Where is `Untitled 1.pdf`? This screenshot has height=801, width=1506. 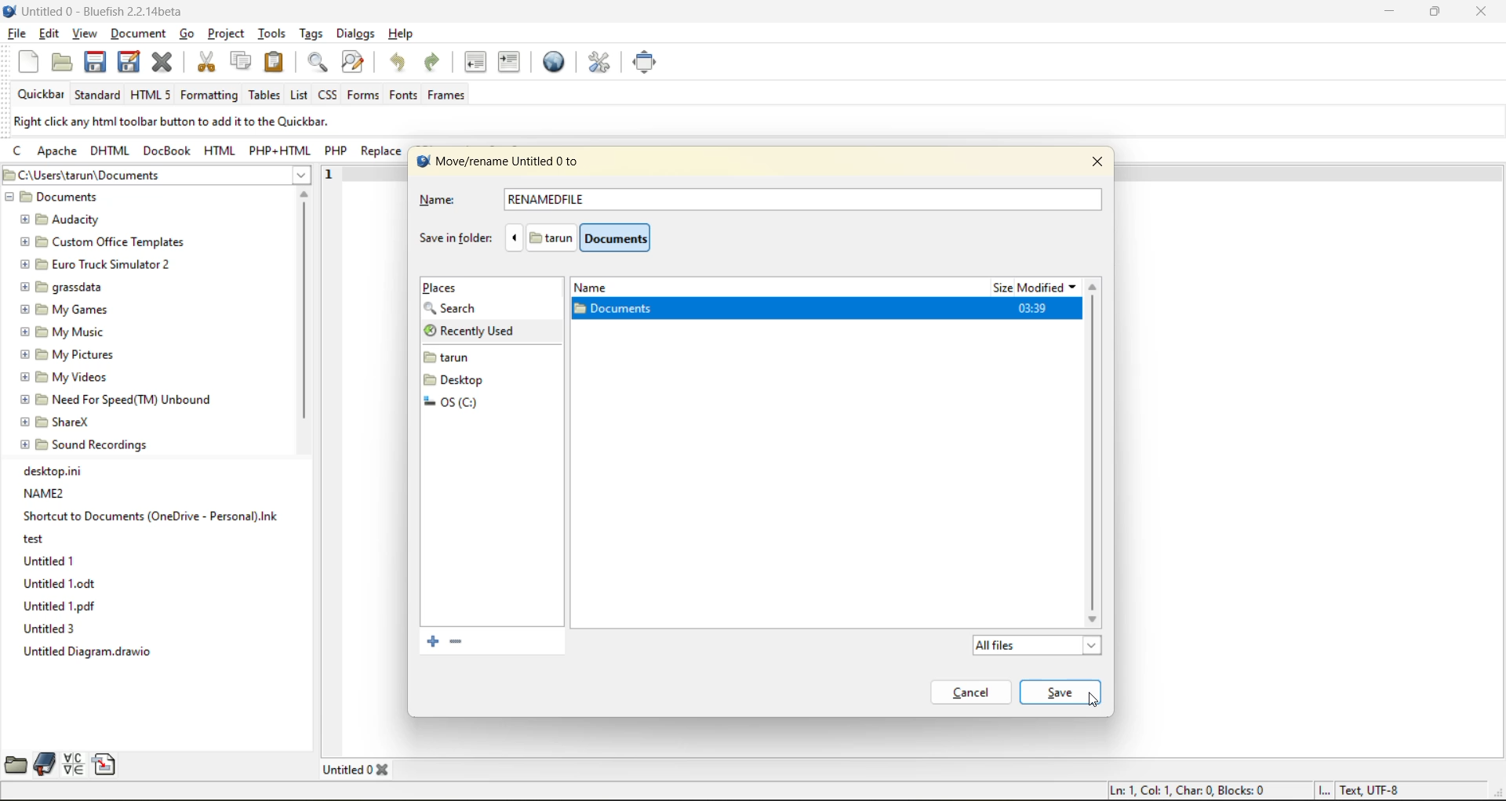
Untitled 1.pdf is located at coordinates (61, 607).